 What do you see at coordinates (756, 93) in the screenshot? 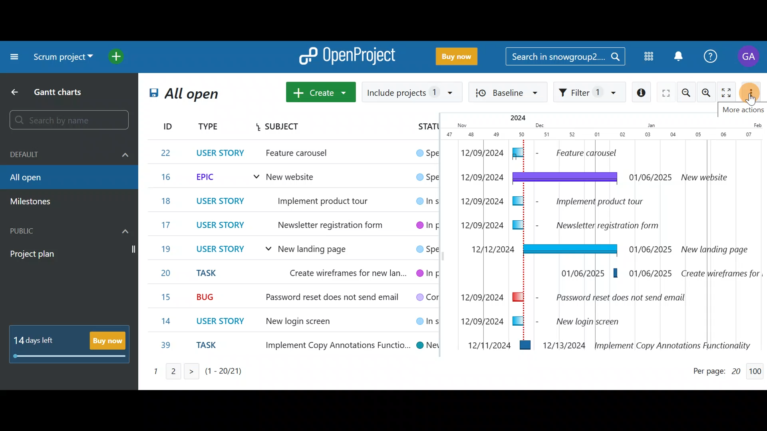
I see `Cursor on More actions` at bounding box center [756, 93].